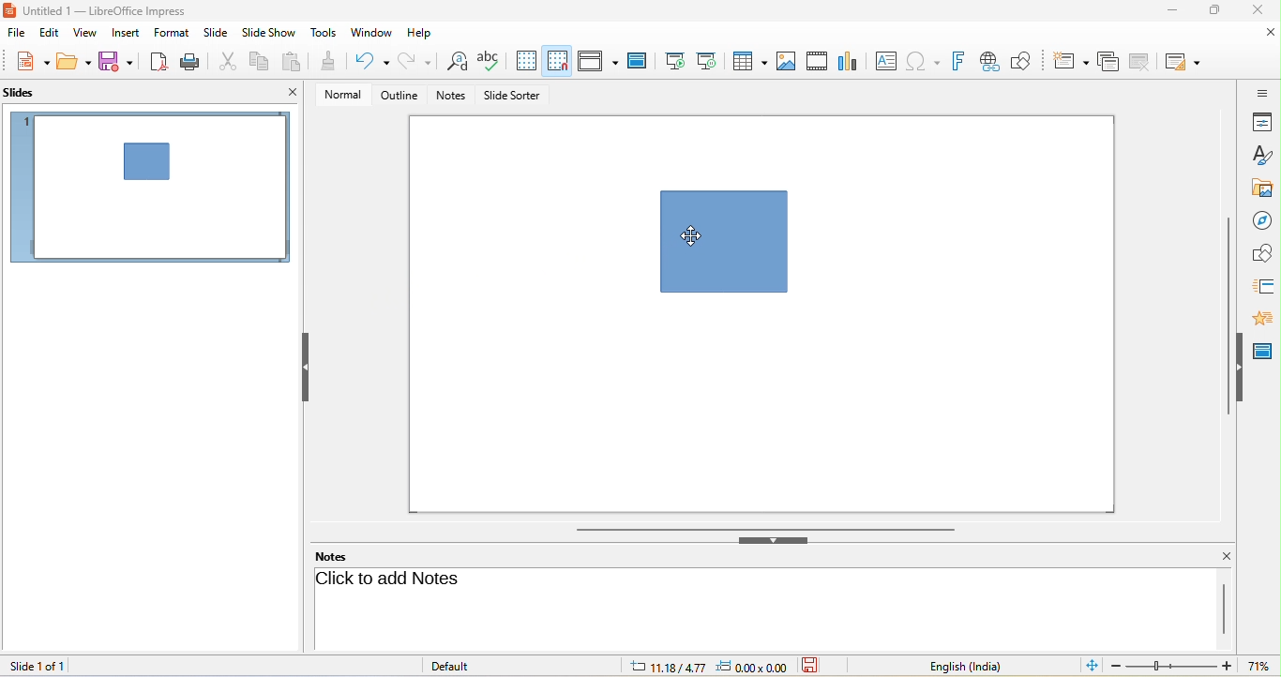 This screenshot has width=1281, height=677. What do you see at coordinates (23, 92) in the screenshot?
I see `slides` at bounding box center [23, 92].